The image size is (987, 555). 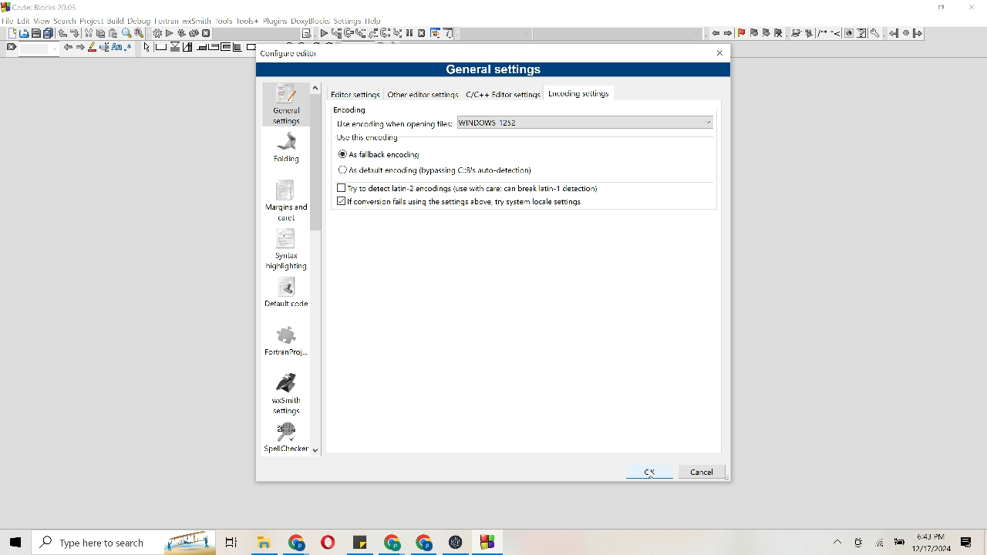 I want to click on Debug, so click(x=139, y=21).